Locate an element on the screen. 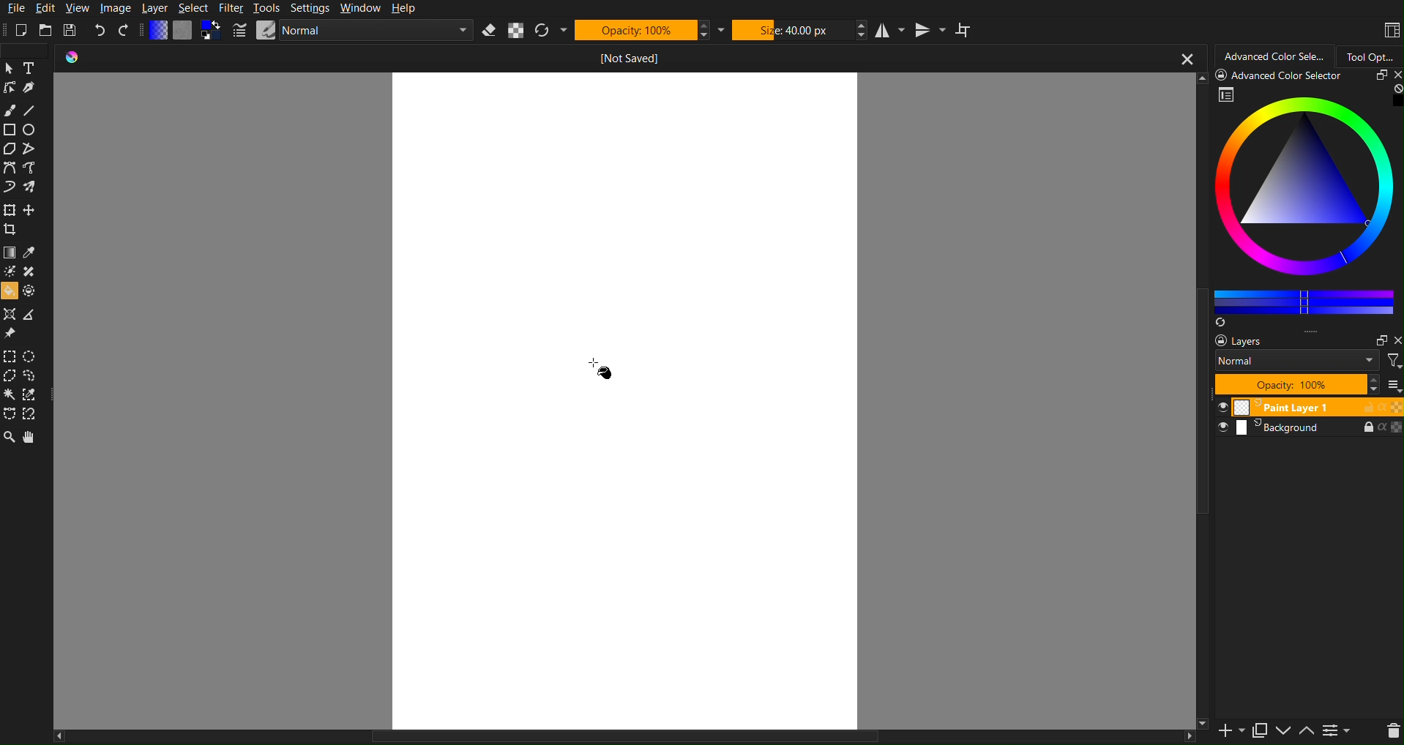 The image size is (1404, 745).  is located at coordinates (1283, 74).